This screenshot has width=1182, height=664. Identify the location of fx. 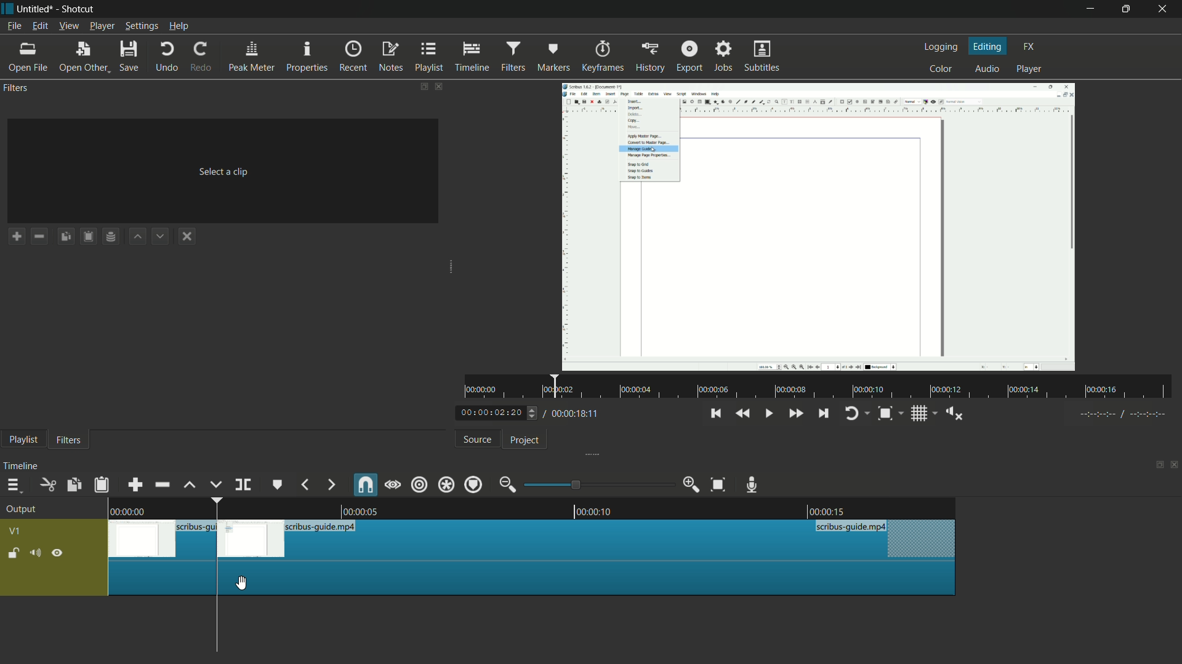
(1029, 45).